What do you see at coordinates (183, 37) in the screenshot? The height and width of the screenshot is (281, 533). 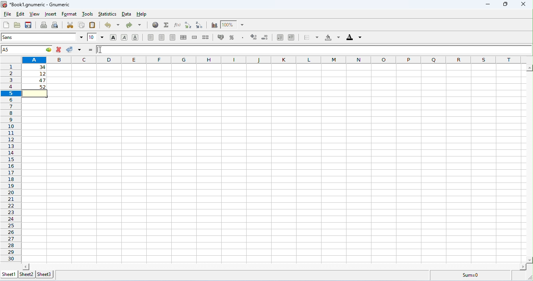 I see `center horizontally across the selection` at bounding box center [183, 37].